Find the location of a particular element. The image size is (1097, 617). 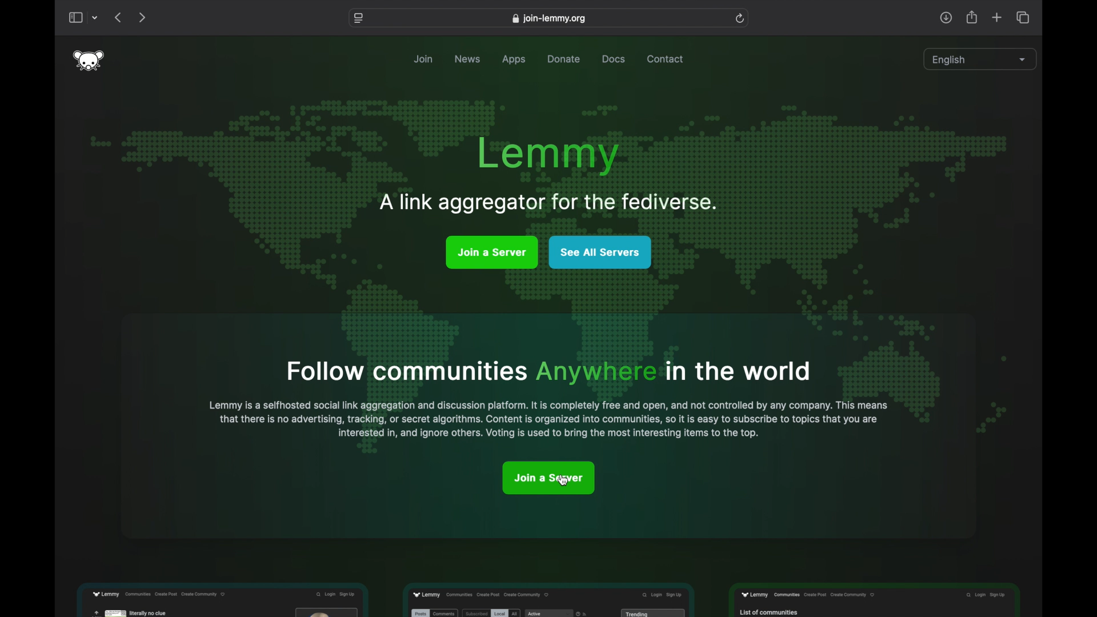

see all server is located at coordinates (601, 253).